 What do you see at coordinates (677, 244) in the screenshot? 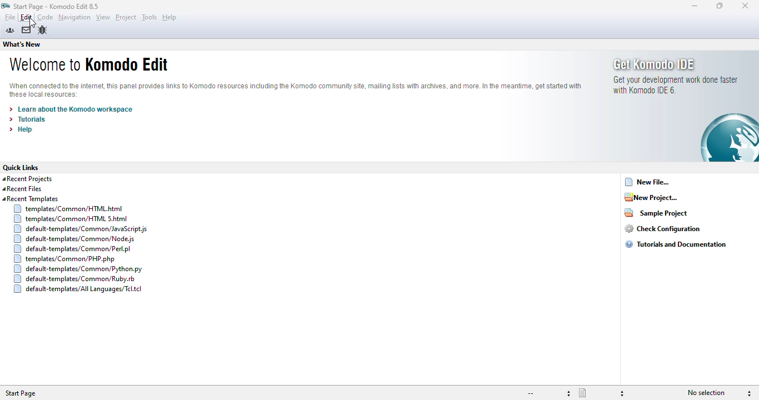
I see `tutorials and documentation` at bounding box center [677, 244].